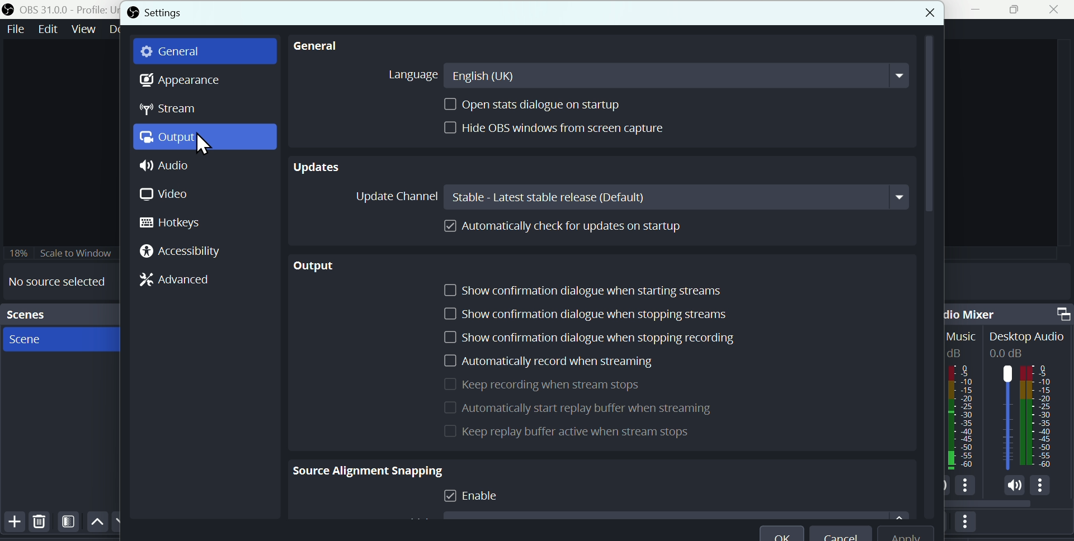  I want to click on Automatically record when is streaming, so click(551, 360).